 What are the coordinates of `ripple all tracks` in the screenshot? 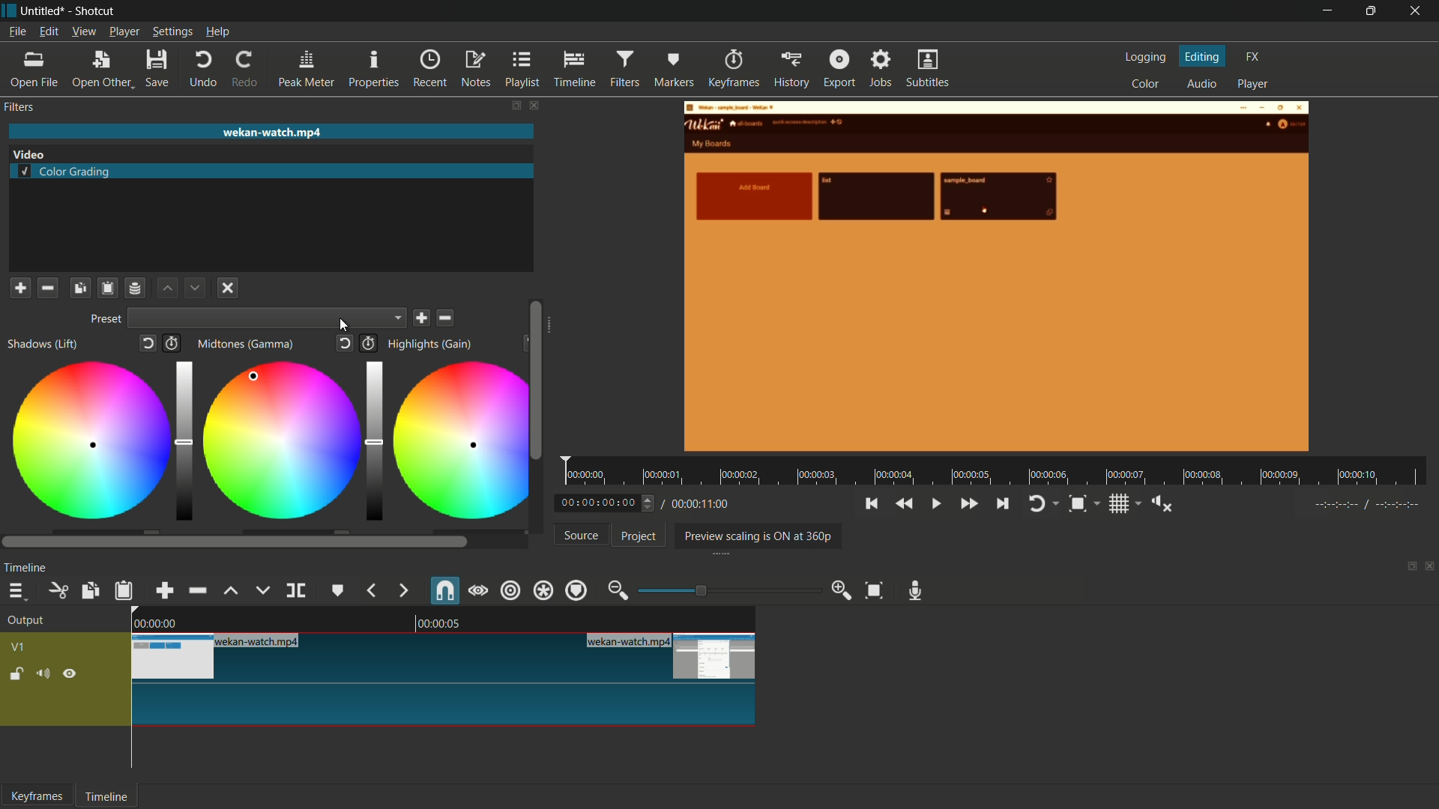 It's located at (542, 591).